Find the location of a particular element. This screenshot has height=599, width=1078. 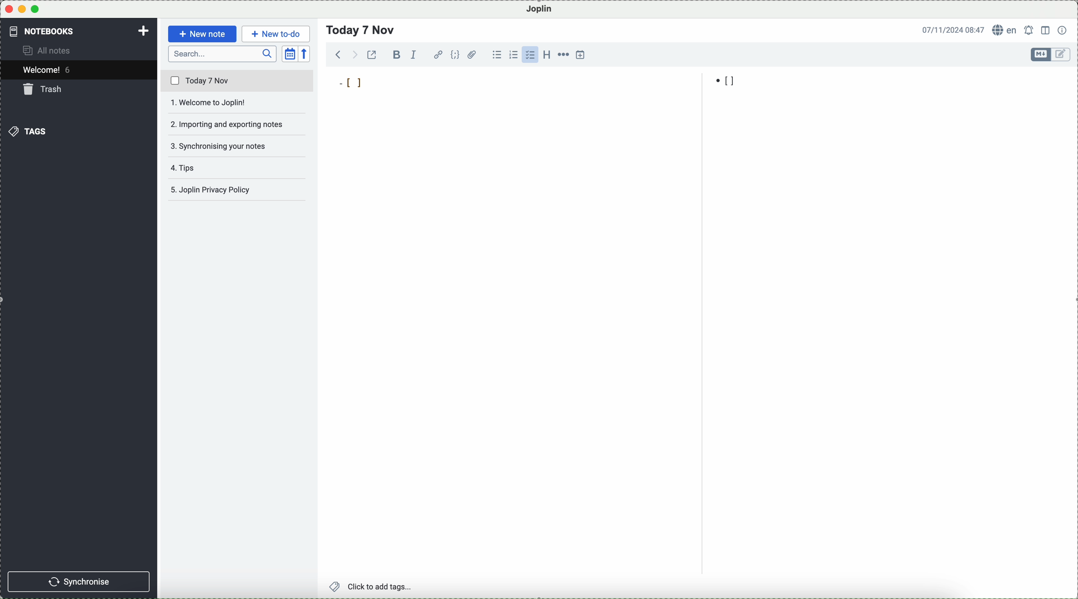

maximize is located at coordinates (35, 9).